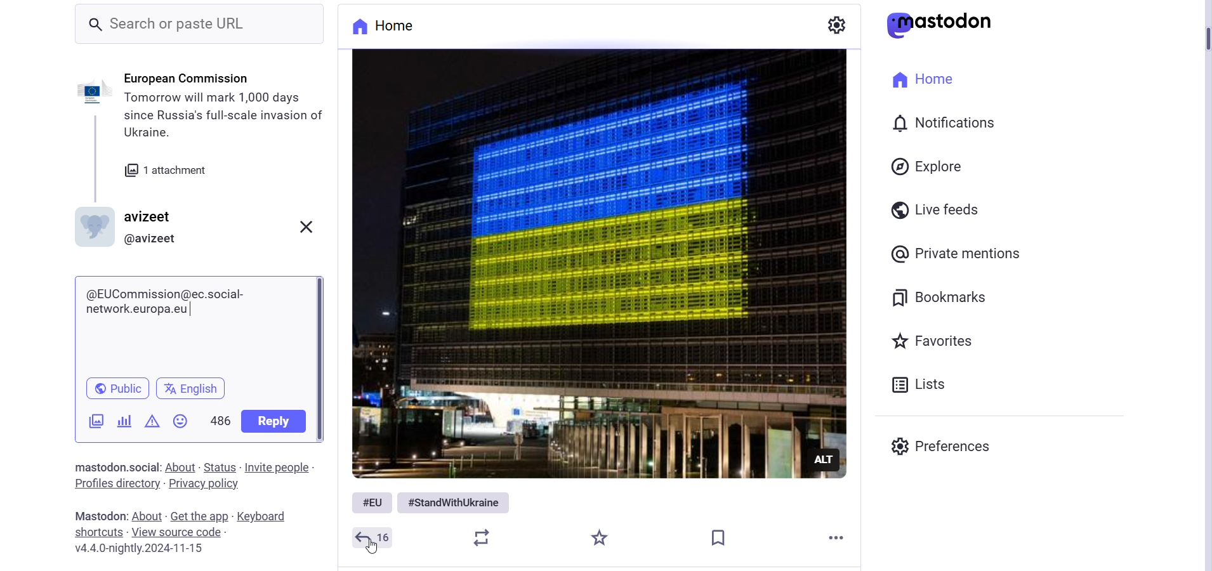  What do you see at coordinates (124, 421) in the screenshot?
I see `Add Poll` at bounding box center [124, 421].